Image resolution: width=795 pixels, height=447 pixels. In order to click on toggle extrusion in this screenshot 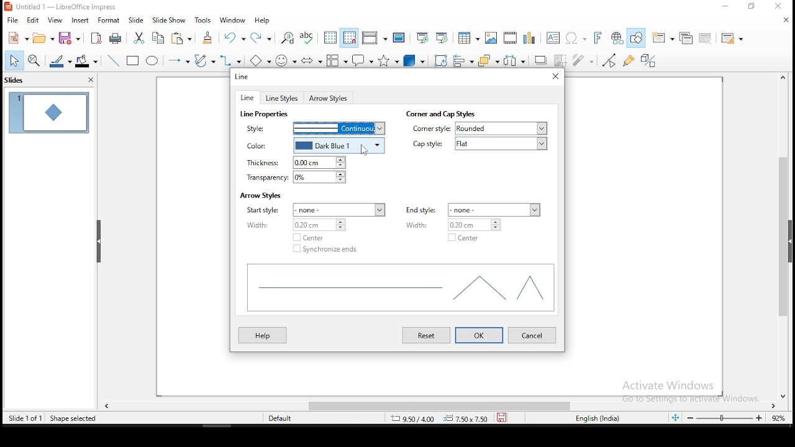, I will do `click(649, 61)`.